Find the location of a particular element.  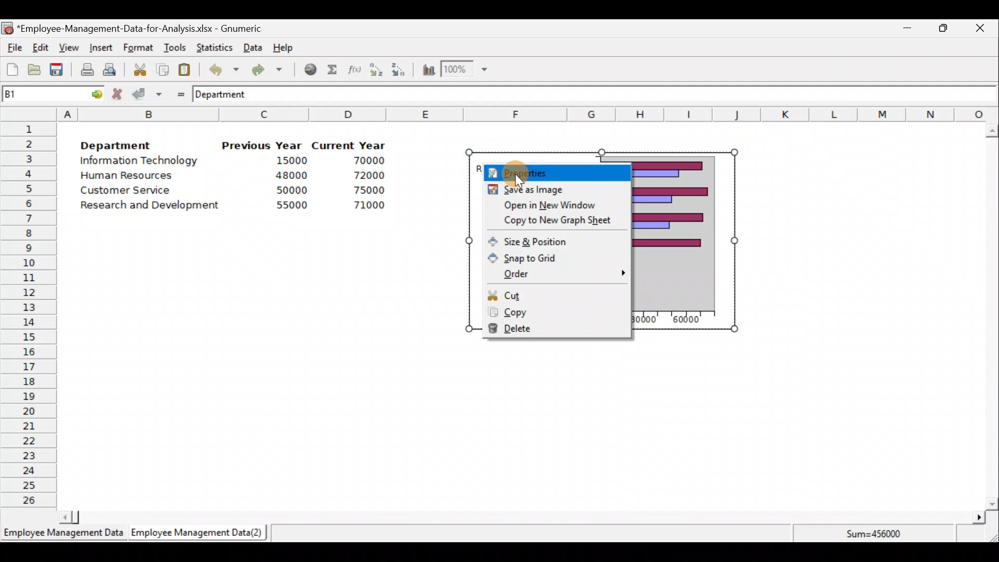

71000 is located at coordinates (366, 205).